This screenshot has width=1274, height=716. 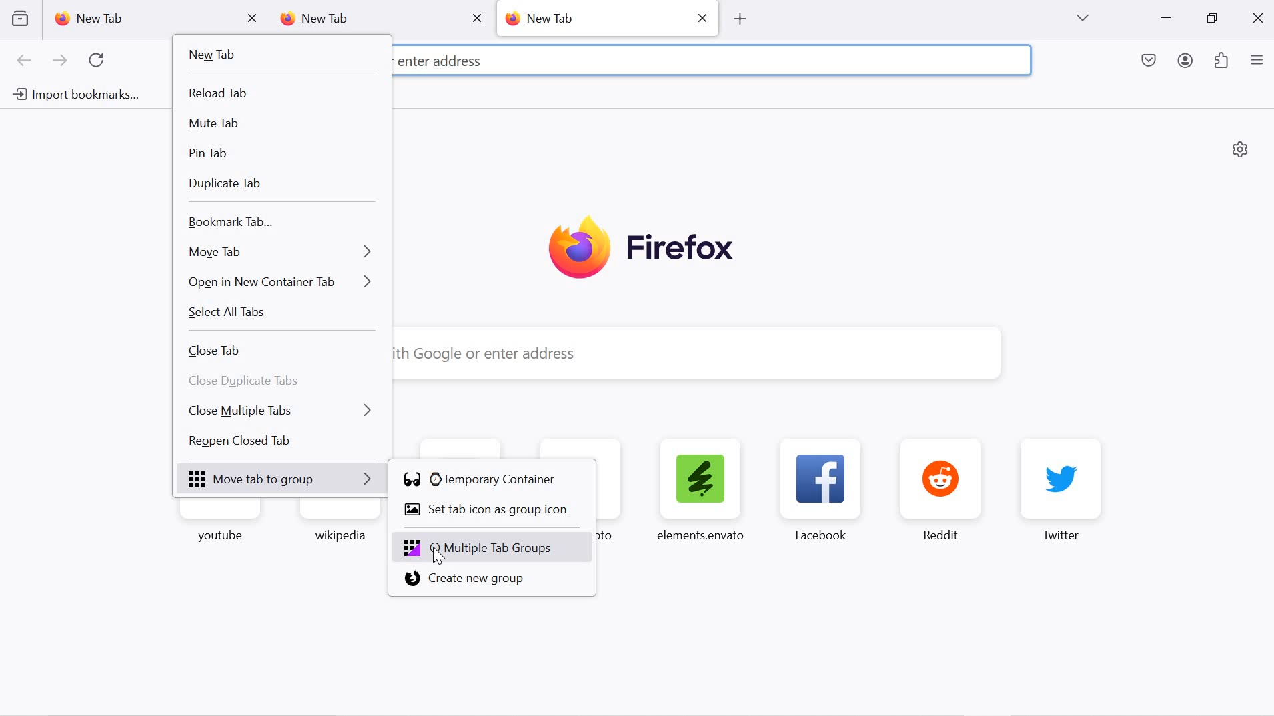 What do you see at coordinates (641, 249) in the screenshot?
I see `Firefox logo` at bounding box center [641, 249].